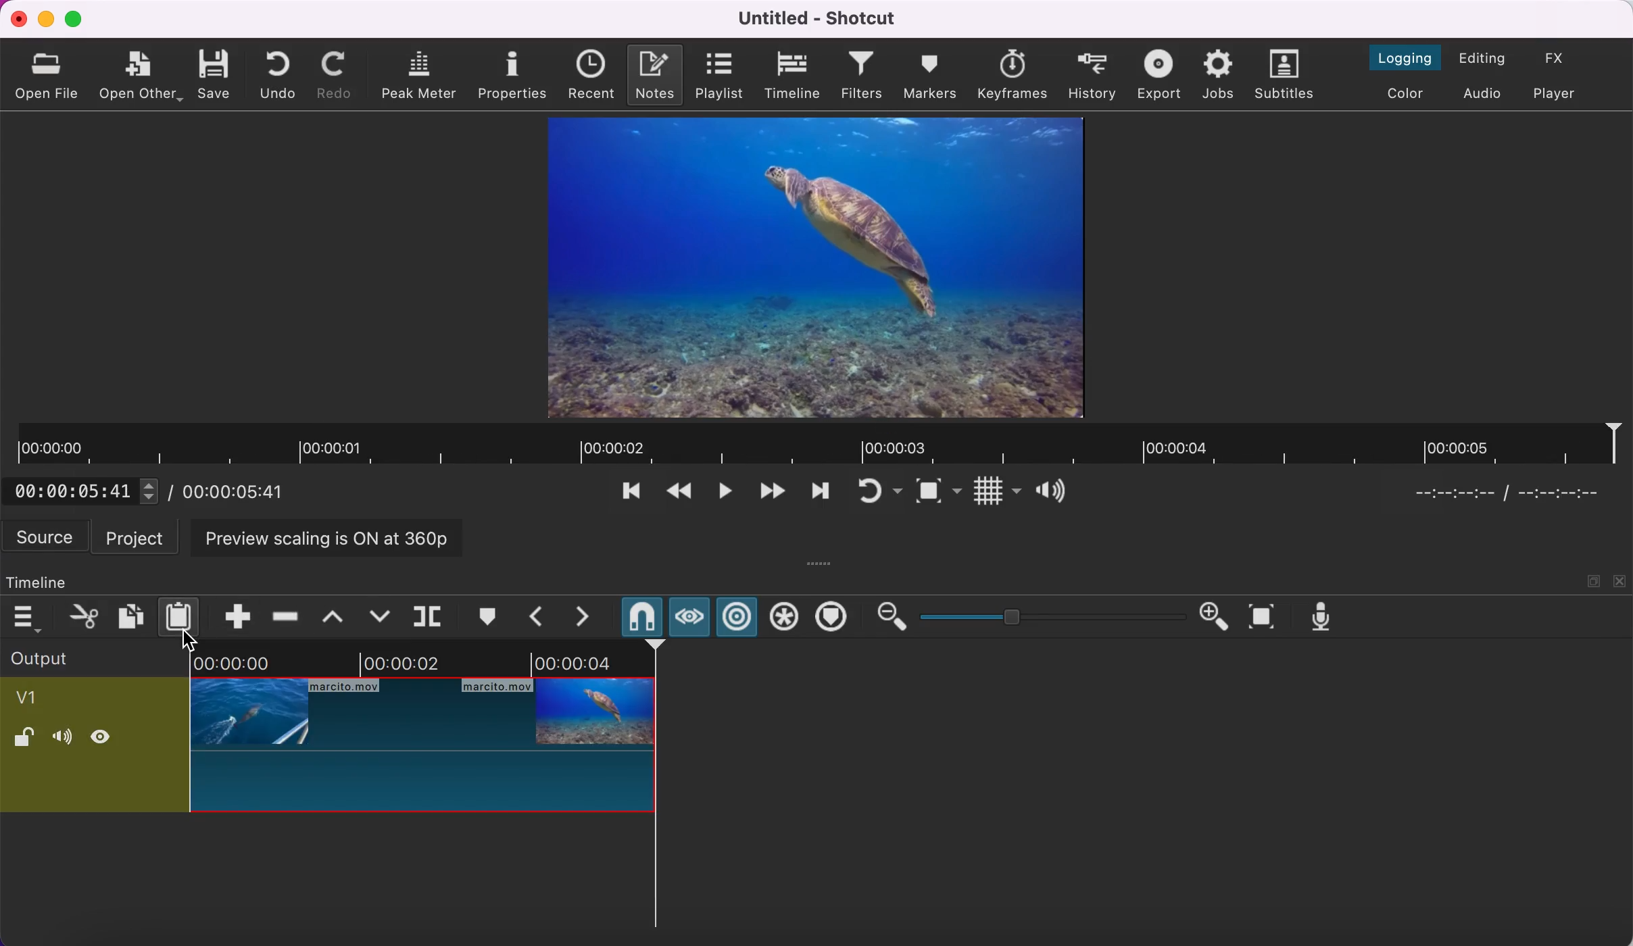 Image resolution: width=1633 pixels, height=946 pixels. I want to click on clip, so click(814, 267).